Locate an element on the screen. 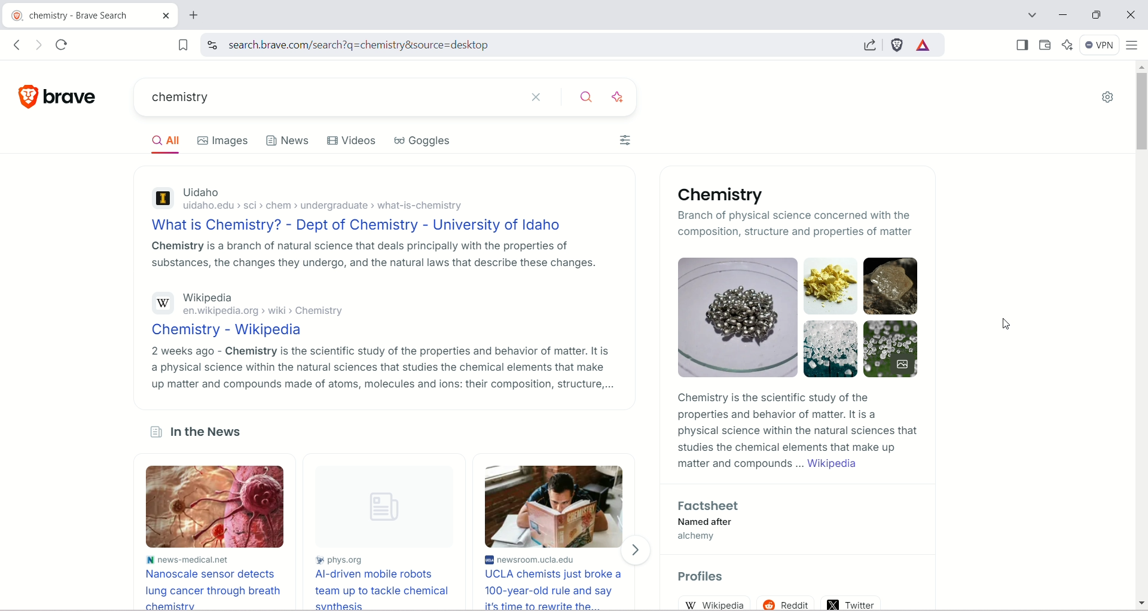 This screenshot has width=1148, height=611. show sidebar is located at coordinates (1021, 45).